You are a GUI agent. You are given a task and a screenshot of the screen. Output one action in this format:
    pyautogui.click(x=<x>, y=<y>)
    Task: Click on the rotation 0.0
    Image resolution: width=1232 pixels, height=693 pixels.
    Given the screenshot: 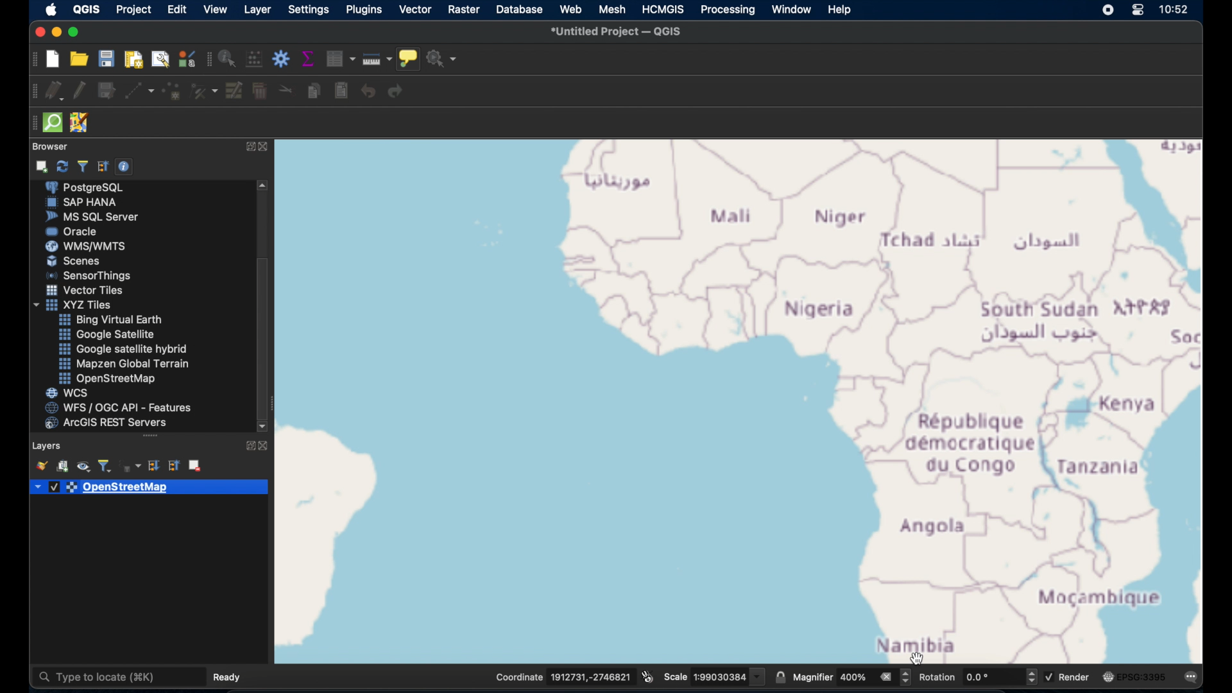 What is the action you would take?
    pyautogui.click(x=977, y=676)
    